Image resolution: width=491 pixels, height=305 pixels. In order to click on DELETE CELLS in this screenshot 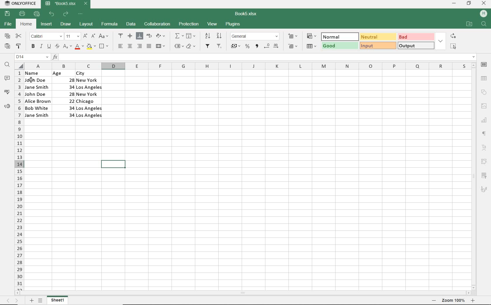, I will do `click(293, 47)`.